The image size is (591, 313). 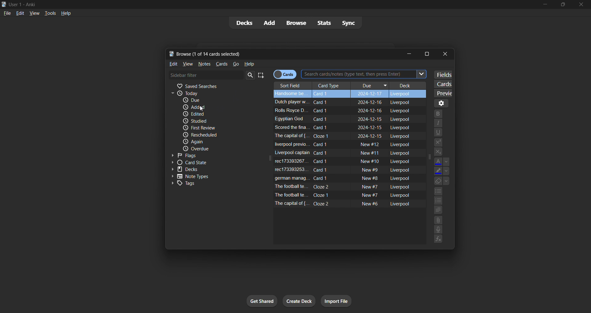 I want to click on select all, so click(x=262, y=74).